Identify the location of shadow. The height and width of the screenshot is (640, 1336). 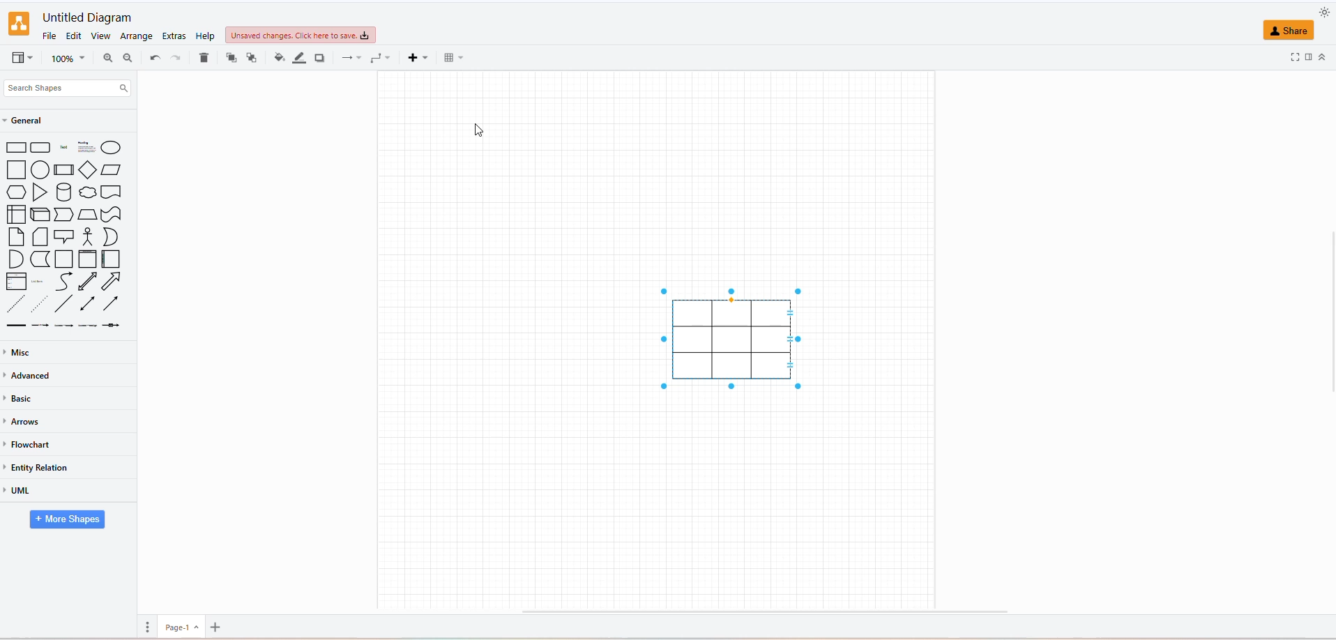
(320, 59).